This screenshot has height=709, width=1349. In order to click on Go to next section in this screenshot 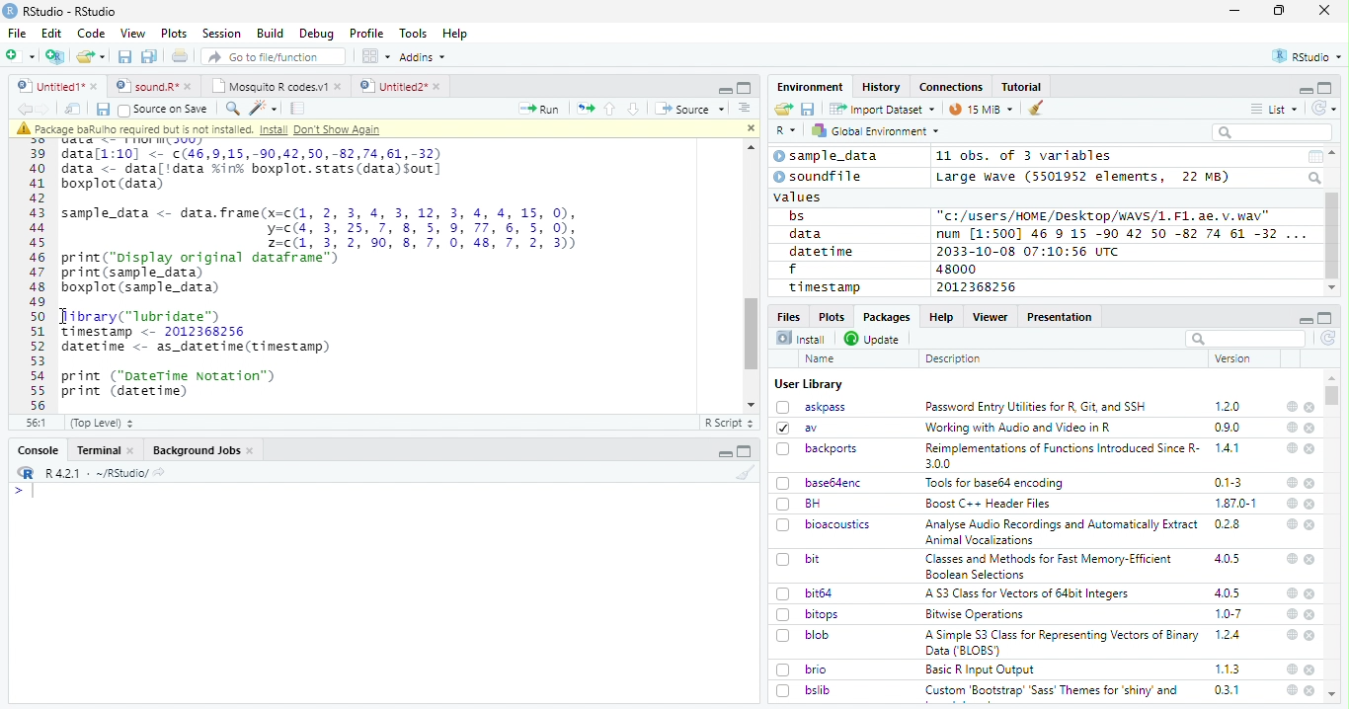, I will do `click(636, 109)`.